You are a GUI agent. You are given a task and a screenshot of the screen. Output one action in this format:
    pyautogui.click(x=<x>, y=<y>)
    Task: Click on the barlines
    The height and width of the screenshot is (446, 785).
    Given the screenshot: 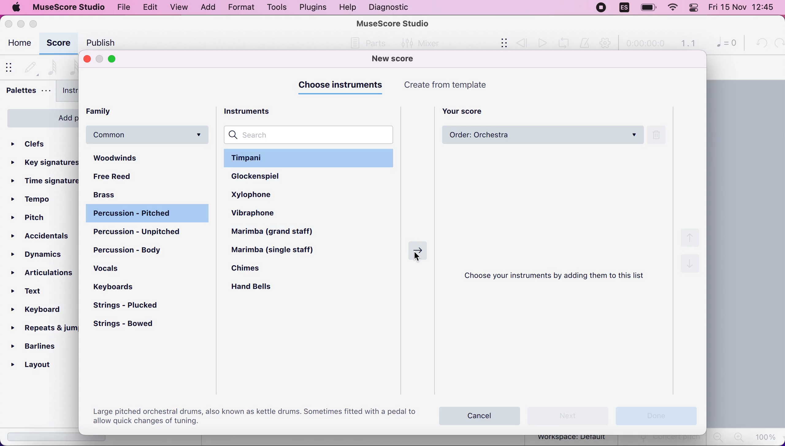 What is the action you would take?
    pyautogui.click(x=40, y=346)
    